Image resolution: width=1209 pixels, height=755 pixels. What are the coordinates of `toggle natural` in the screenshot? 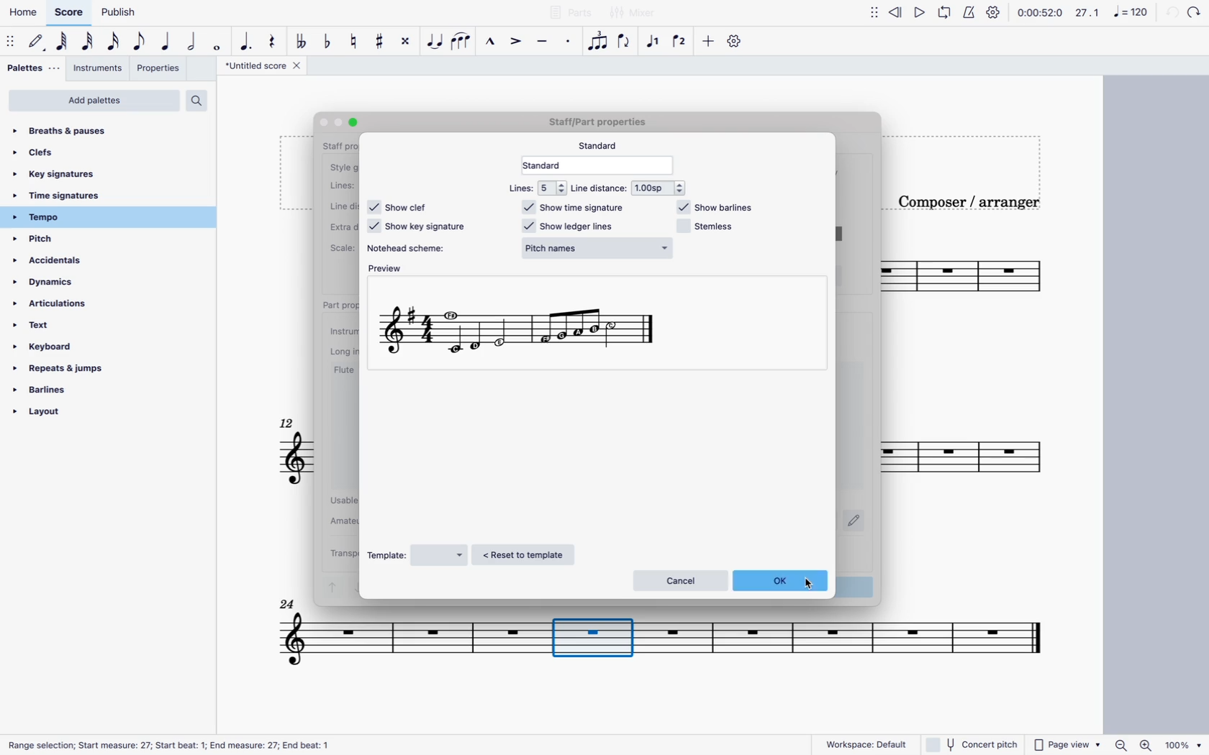 It's located at (355, 42).